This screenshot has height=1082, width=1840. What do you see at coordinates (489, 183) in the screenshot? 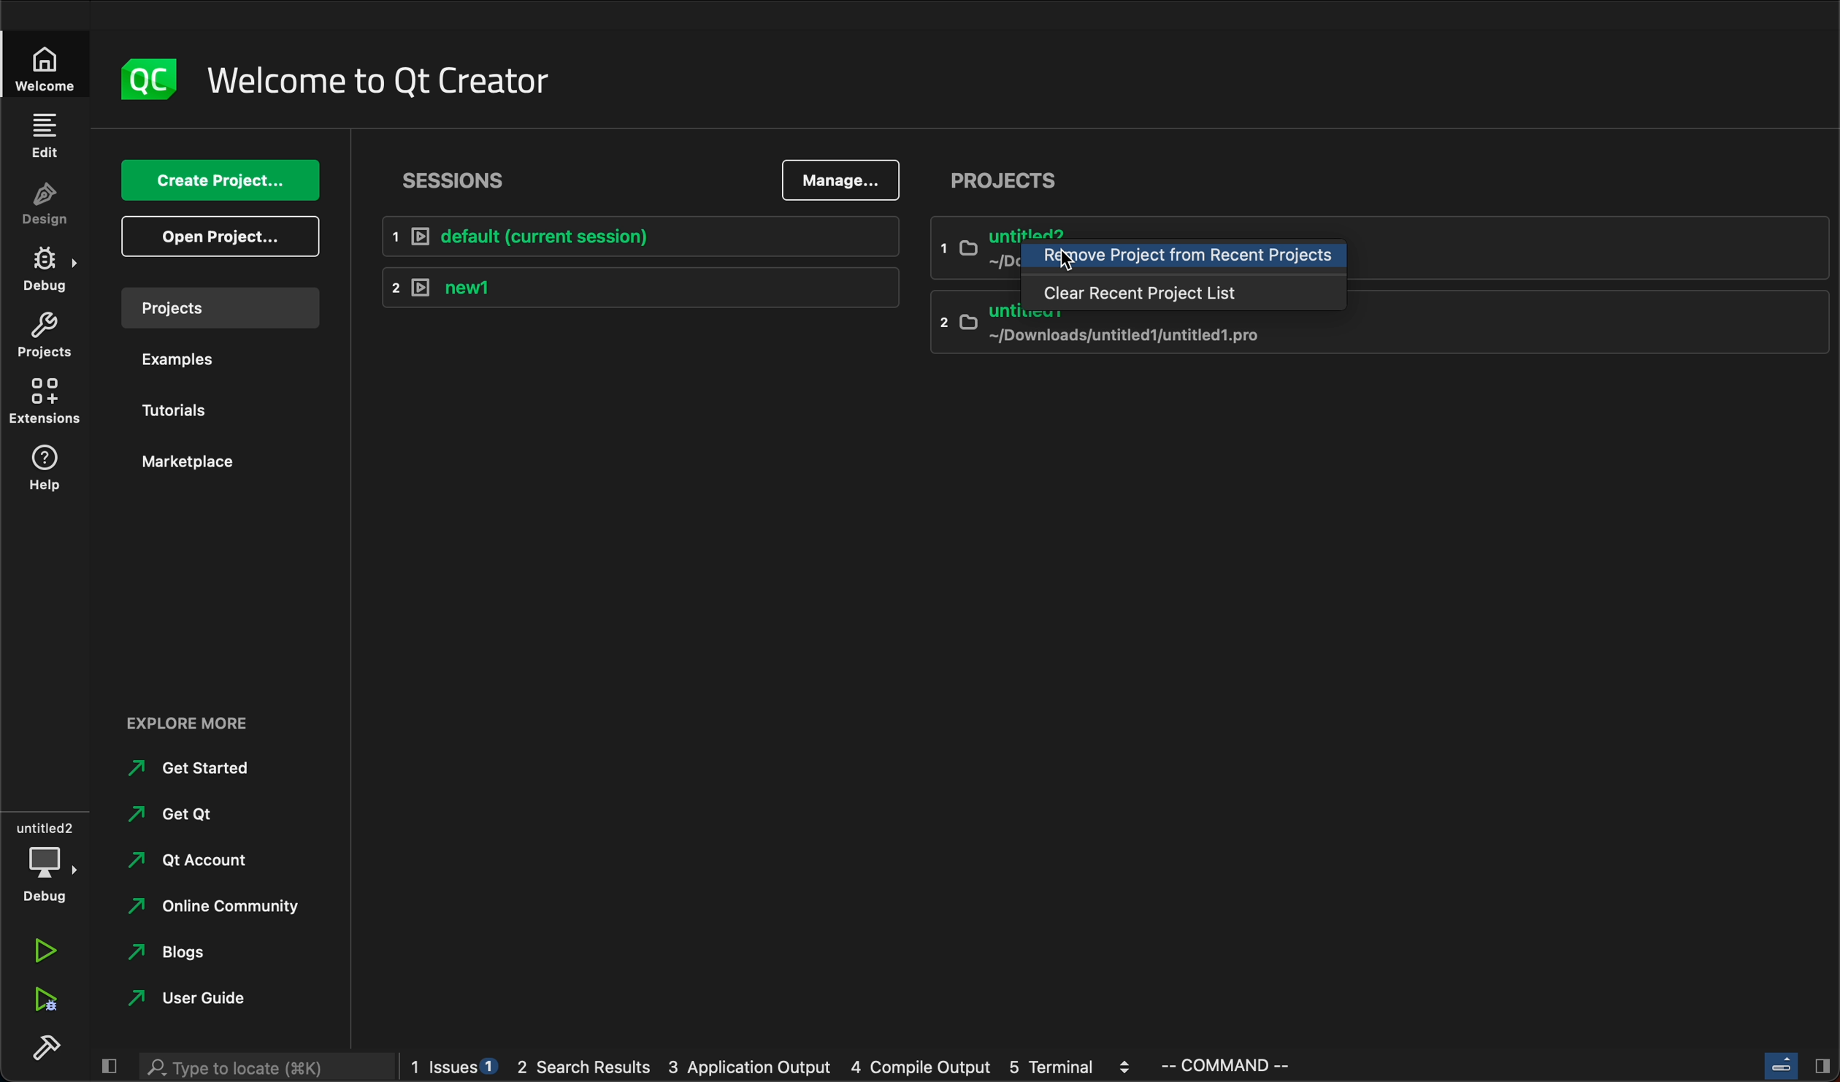
I see `sessions` at bounding box center [489, 183].